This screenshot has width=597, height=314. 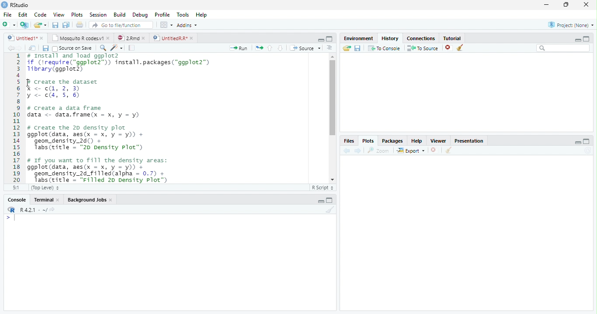 I want to click on Document outline, so click(x=330, y=48).